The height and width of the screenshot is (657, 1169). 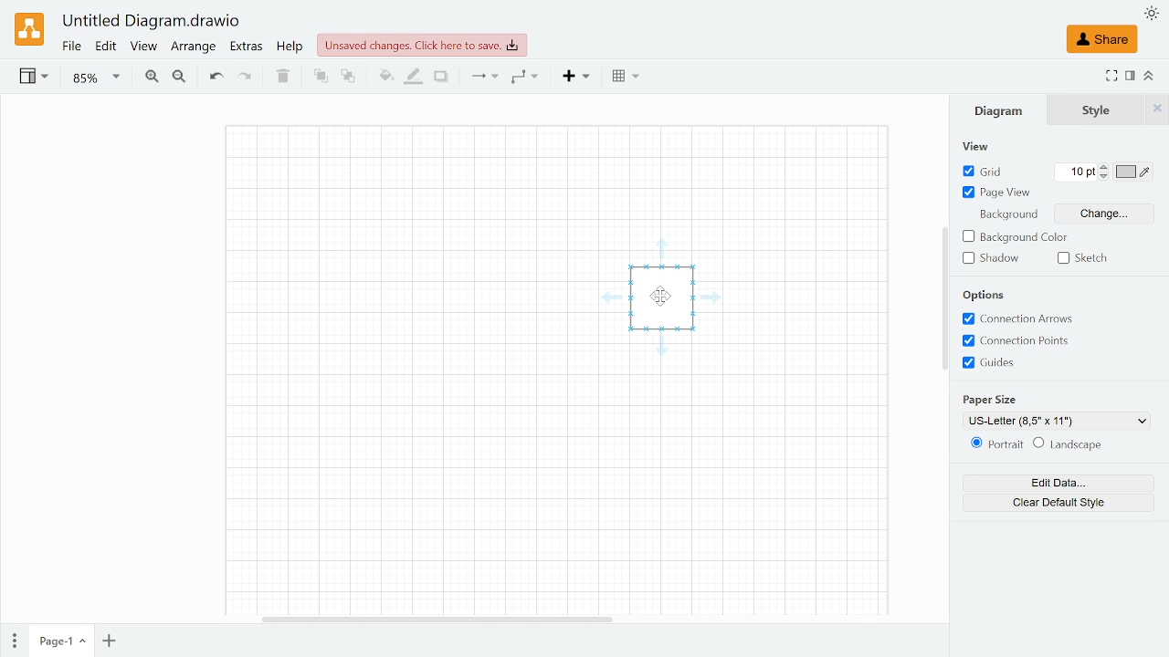 I want to click on Pages, so click(x=13, y=641).